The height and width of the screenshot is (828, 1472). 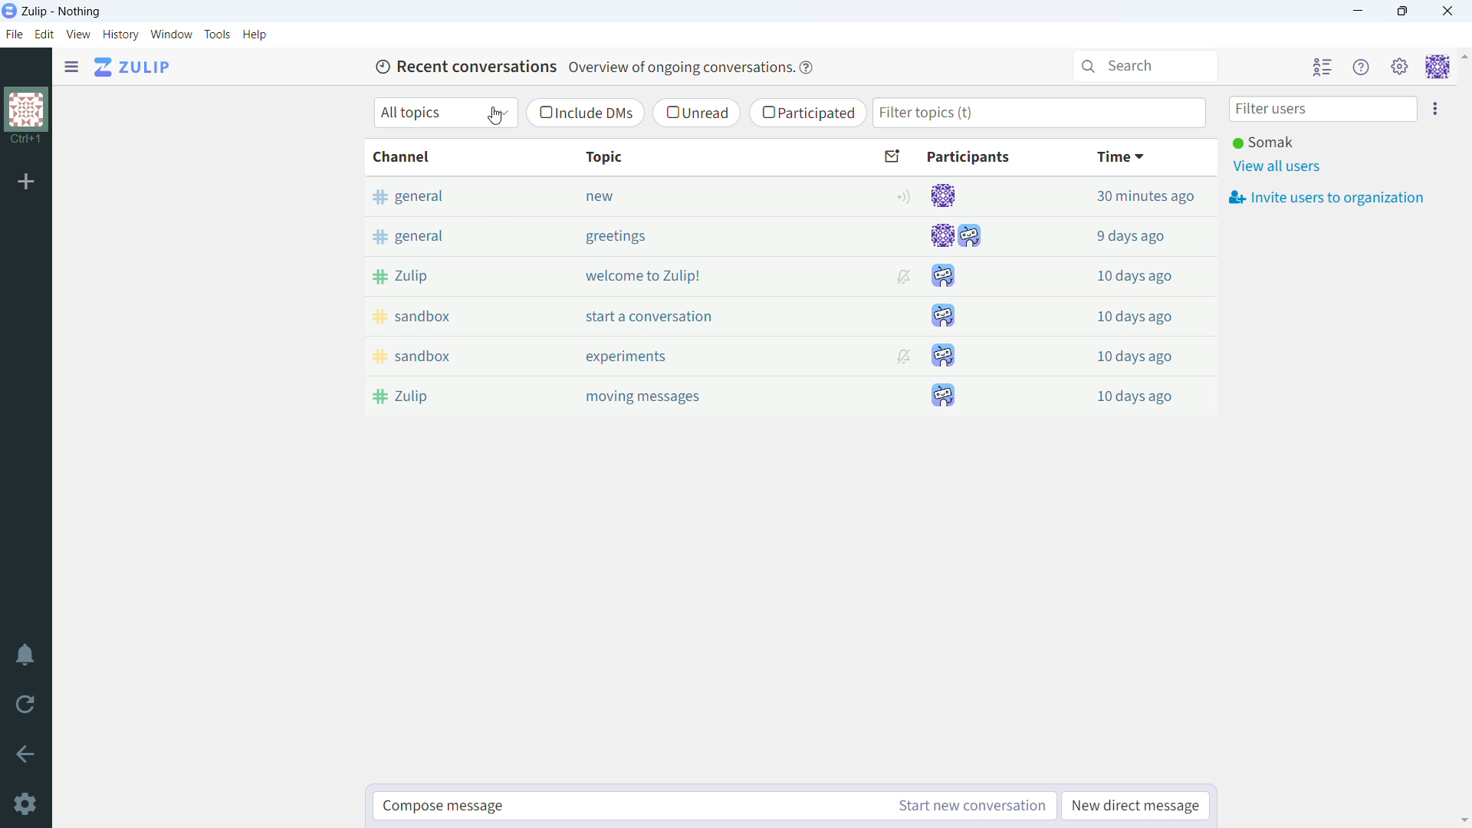 What do you see at coordinates (905, 277) in the screenshot?
I see `muted` at bounding box center [905, 277].